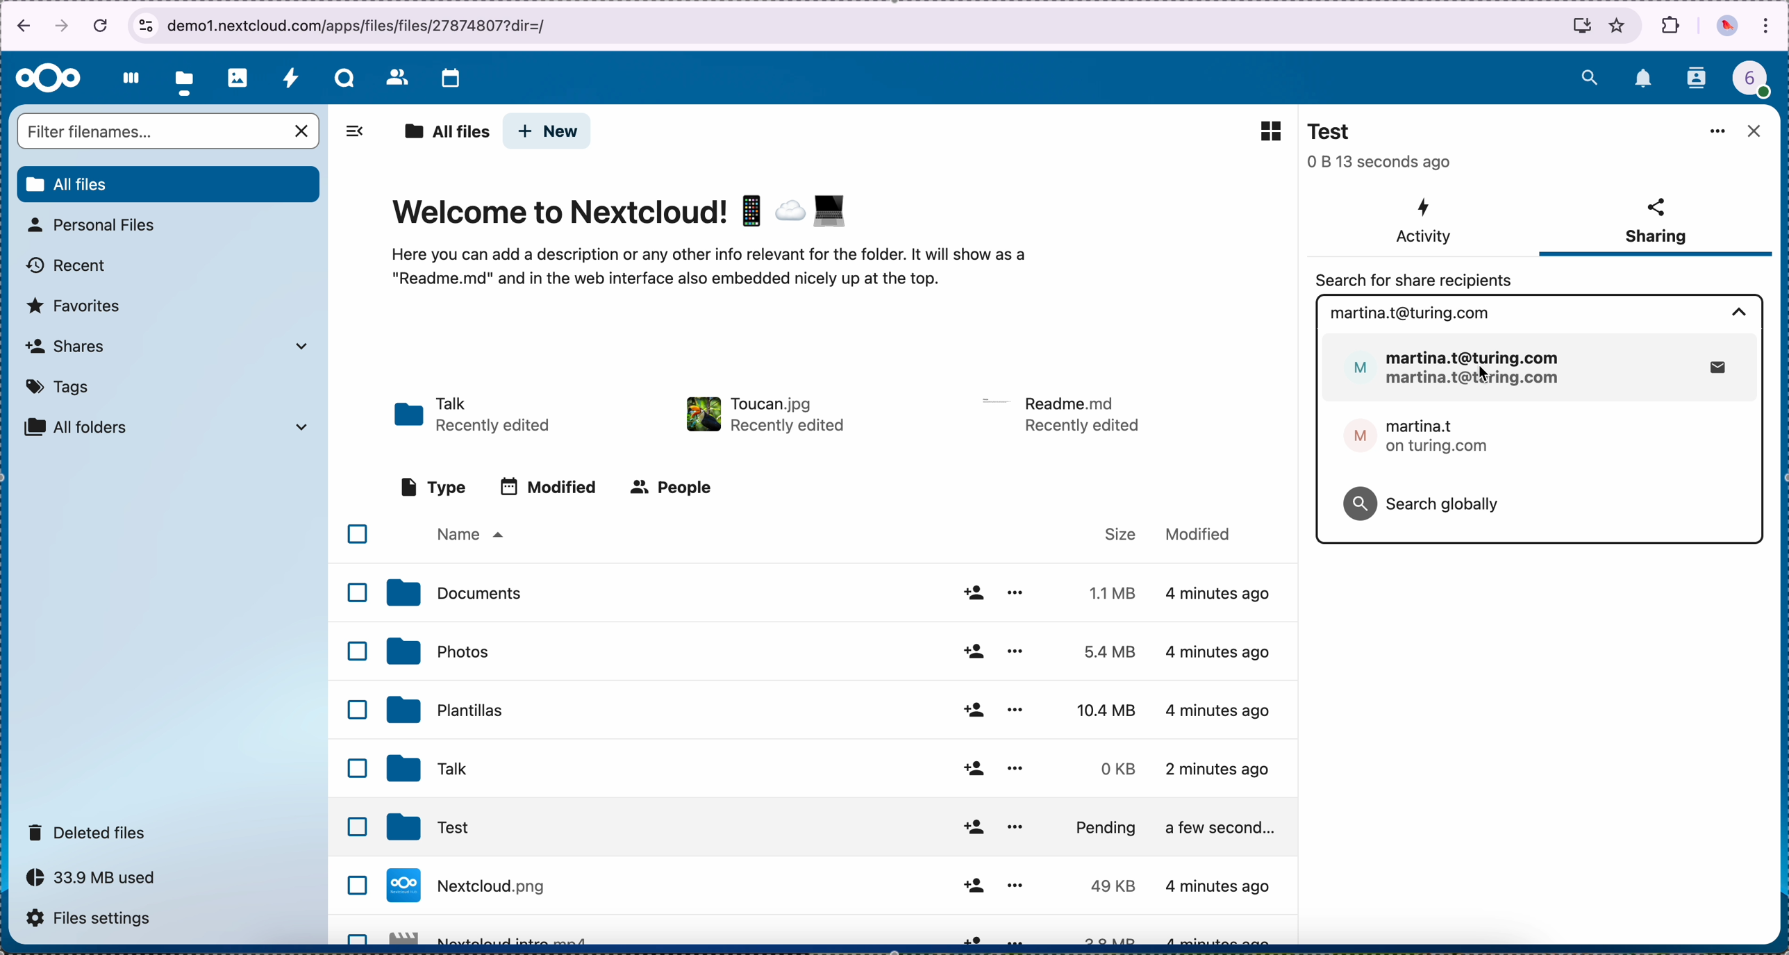 Image resolution: width=1789 pixels, height=955 pixels. What do you see at coordinates (1645, 80) in the screenshot?
I see `notifications` at bounding box center [1645, 80].